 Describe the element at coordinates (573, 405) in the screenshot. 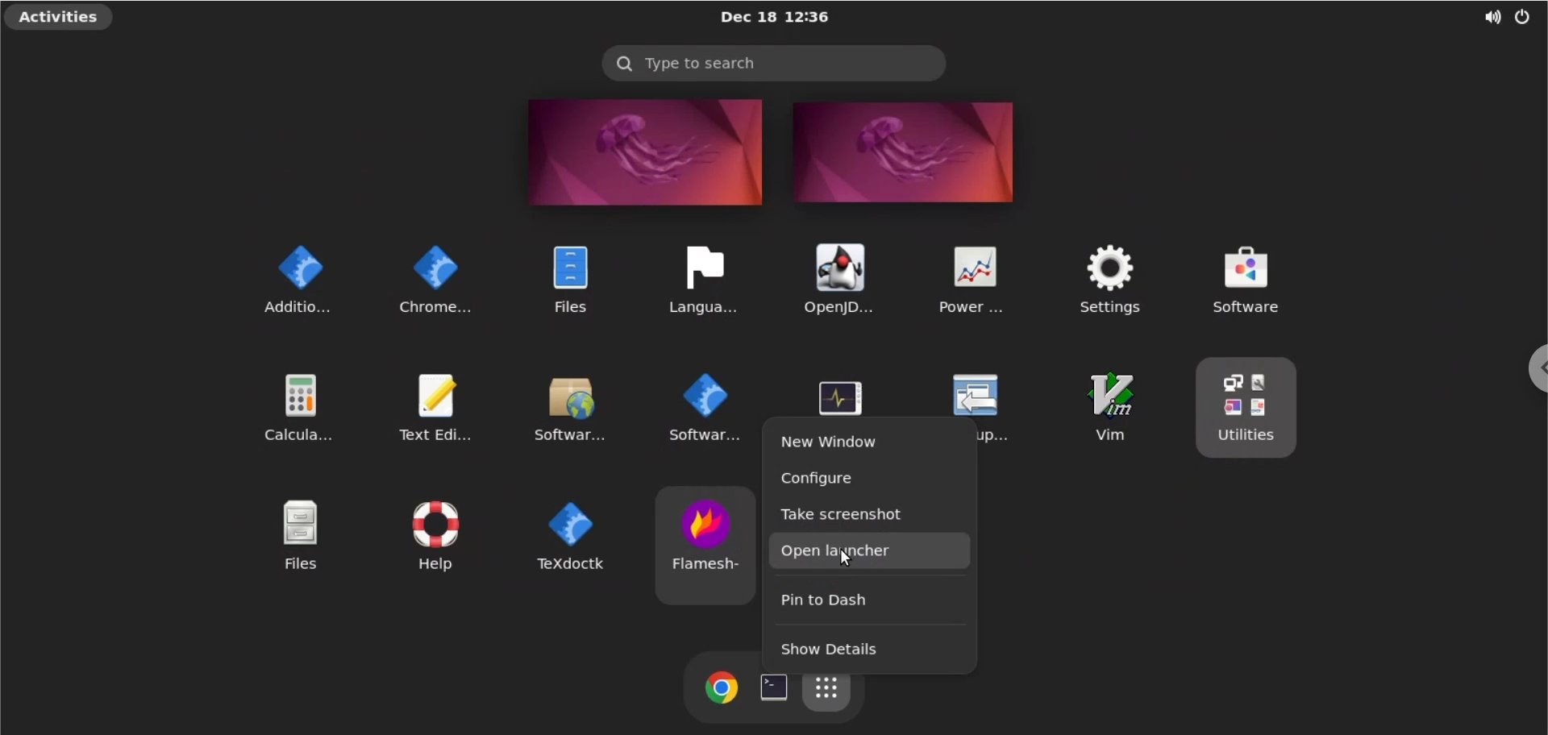

I see `software update` at that location.